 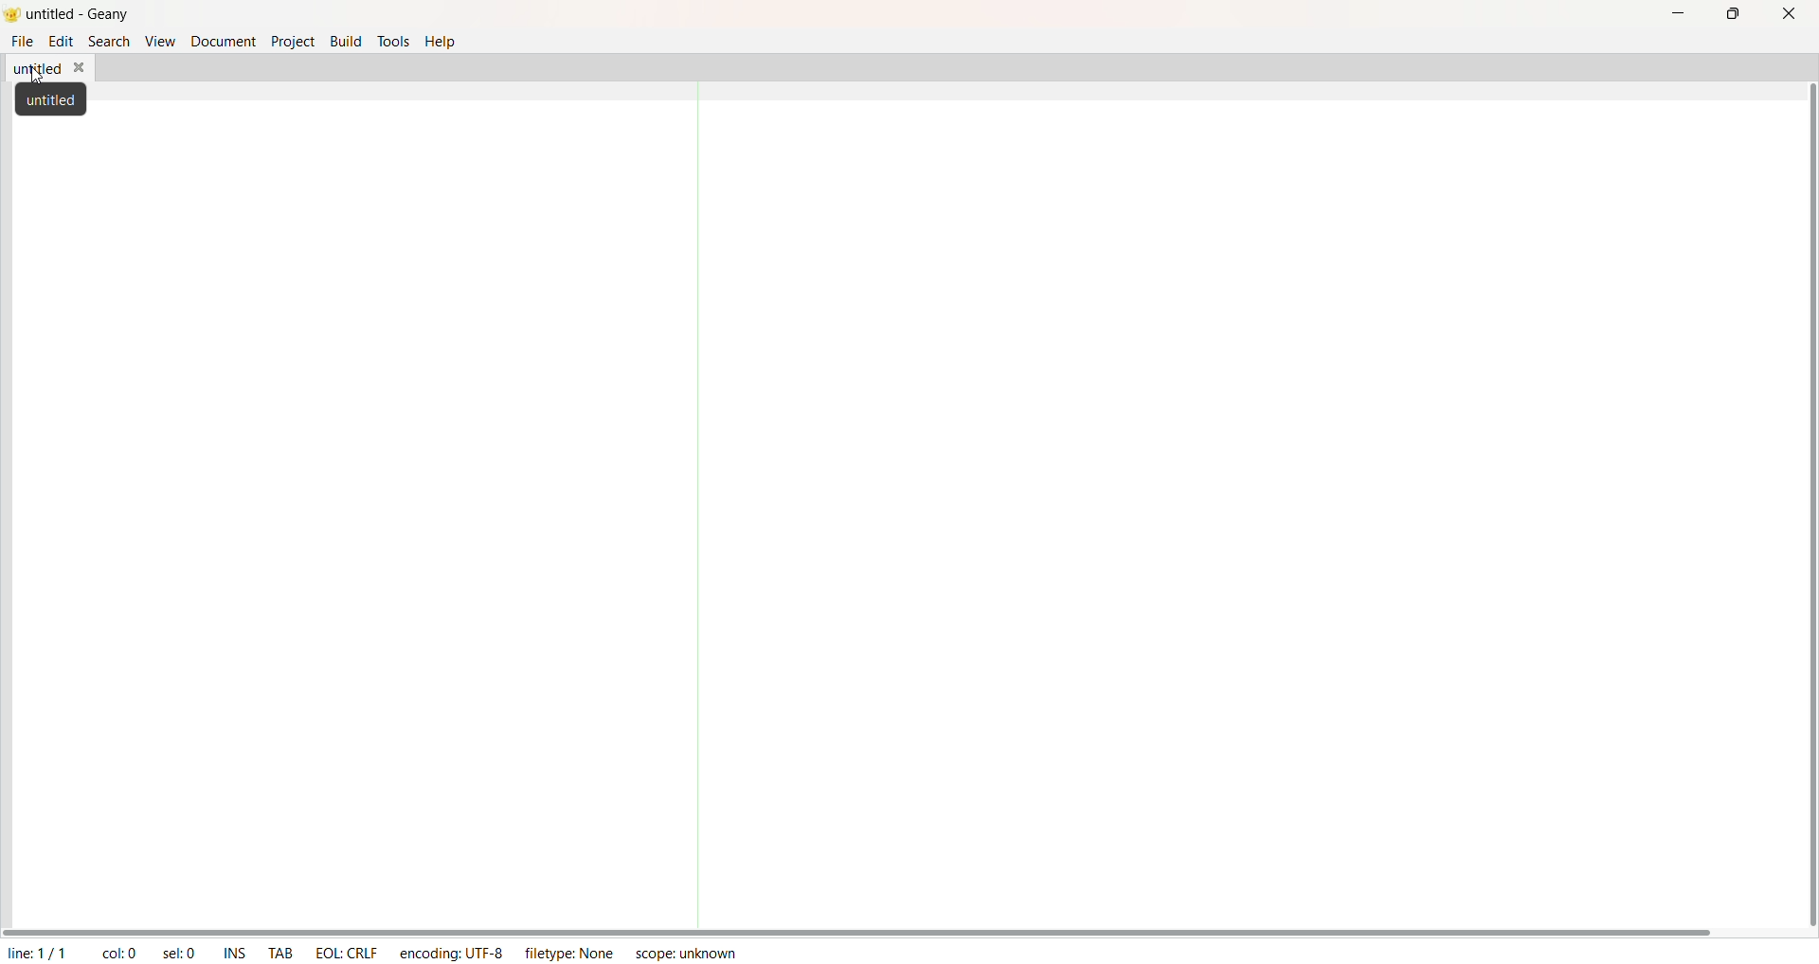 I want to click on Close, so click(x=1790, y=17).